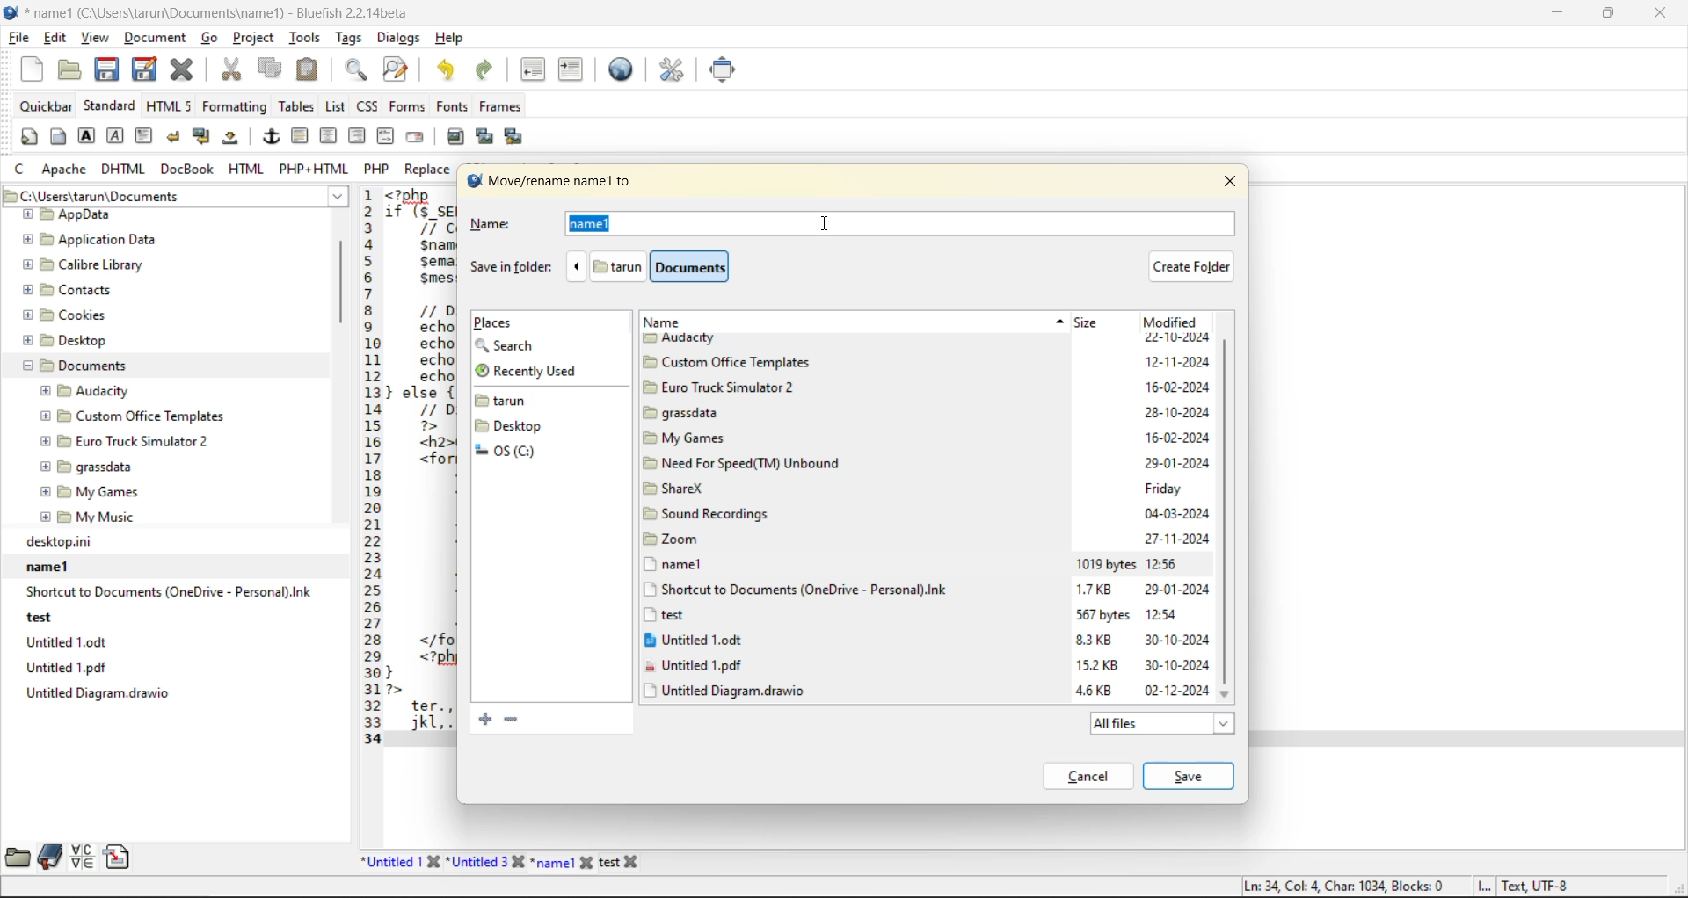  I want to click on minimize, so click(1561, 17).